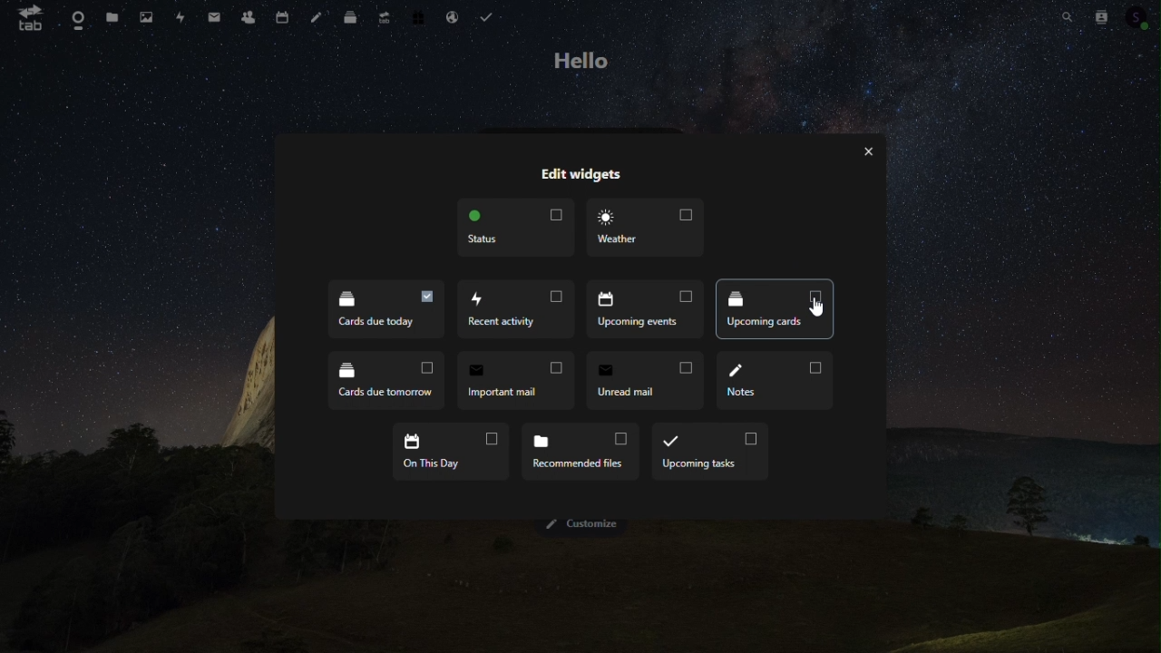  What do you see at coordinates (181, 17) in the screenshot?
I see `Activity` at bounding box center [181, 17].